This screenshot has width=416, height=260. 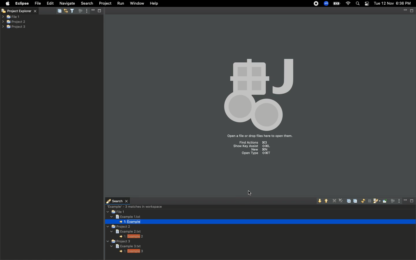 What do you see at coordinates (14, 21) in the screenshot?
I see `Projects` at bounding box center [14, 21].